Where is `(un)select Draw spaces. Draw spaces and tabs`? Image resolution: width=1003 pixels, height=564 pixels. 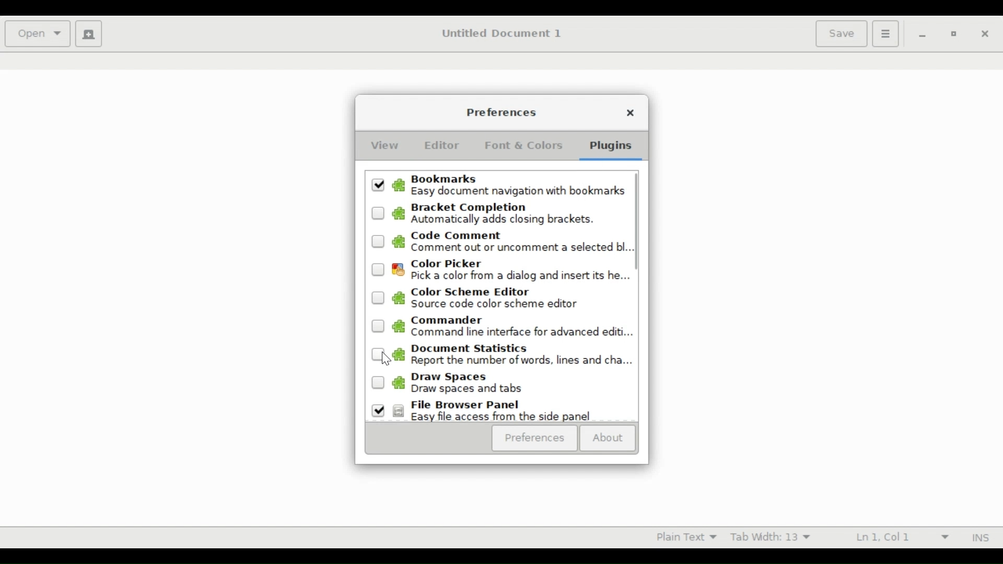
(un)select Draw spaces. Draw spaces and tabs is located at coordinates (510, 385).